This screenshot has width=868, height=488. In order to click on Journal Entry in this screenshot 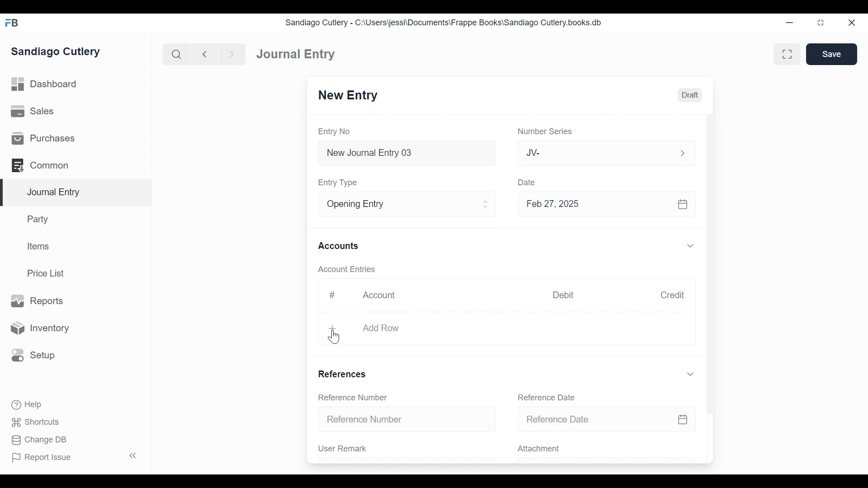, I will do `click(74, 193)`.